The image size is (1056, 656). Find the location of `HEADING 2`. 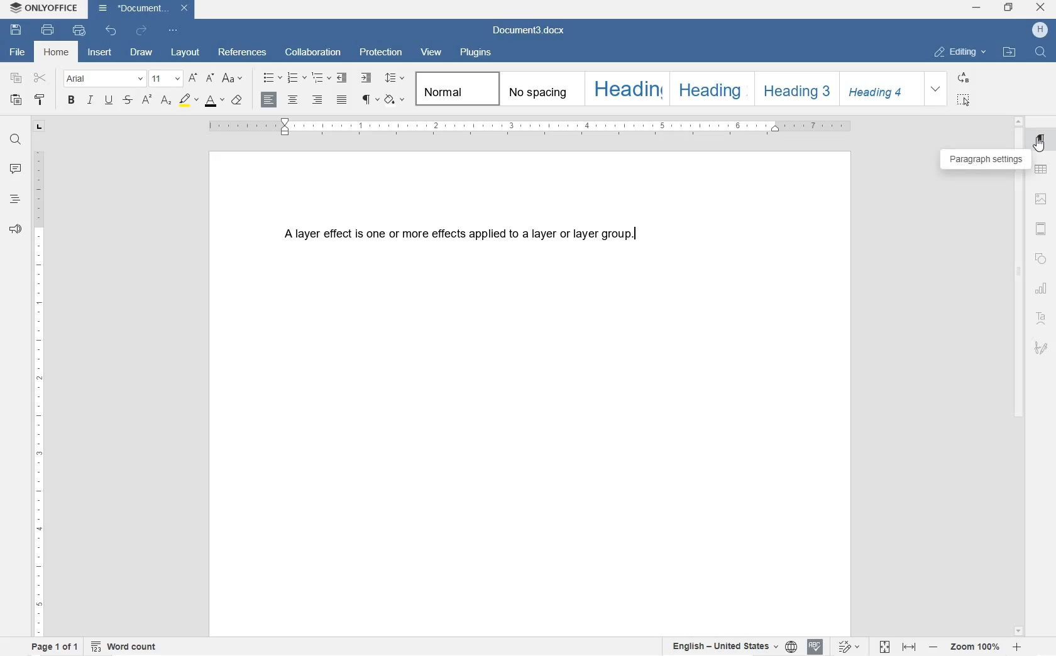

HEADING 2 is located at coordinates (711, 89).